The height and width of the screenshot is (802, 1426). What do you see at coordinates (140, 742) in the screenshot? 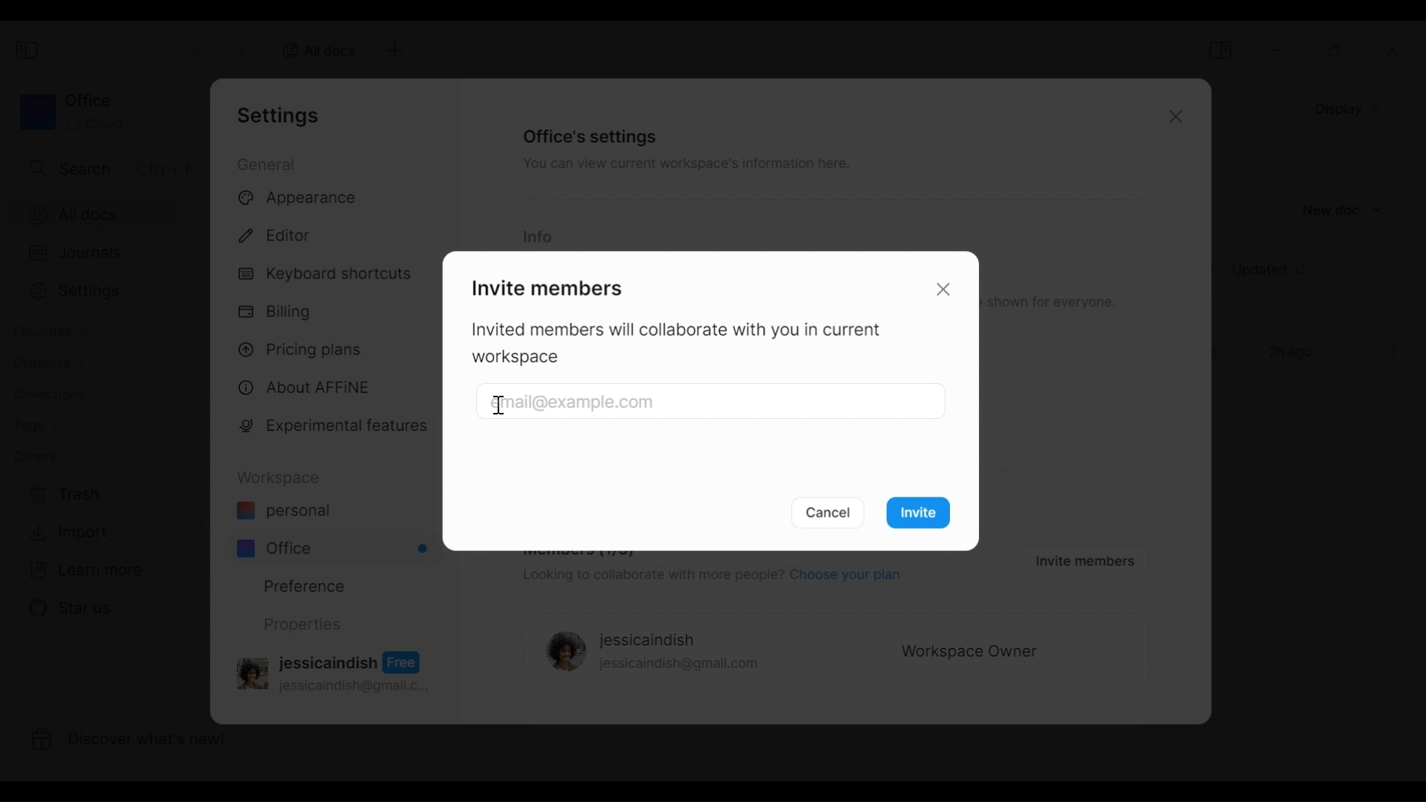
I see `Discover what's new` at bounding box center [140, 742].